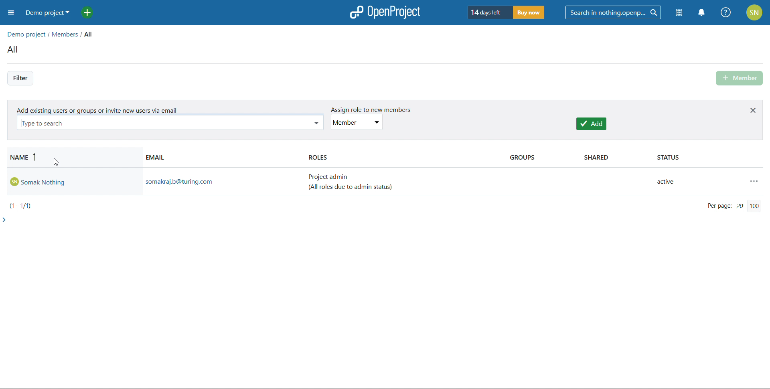 The width and height of the screenshot is (770, 389). Describe the element at coordinates (753, 110) in the screenshot. I see `close` at that location.